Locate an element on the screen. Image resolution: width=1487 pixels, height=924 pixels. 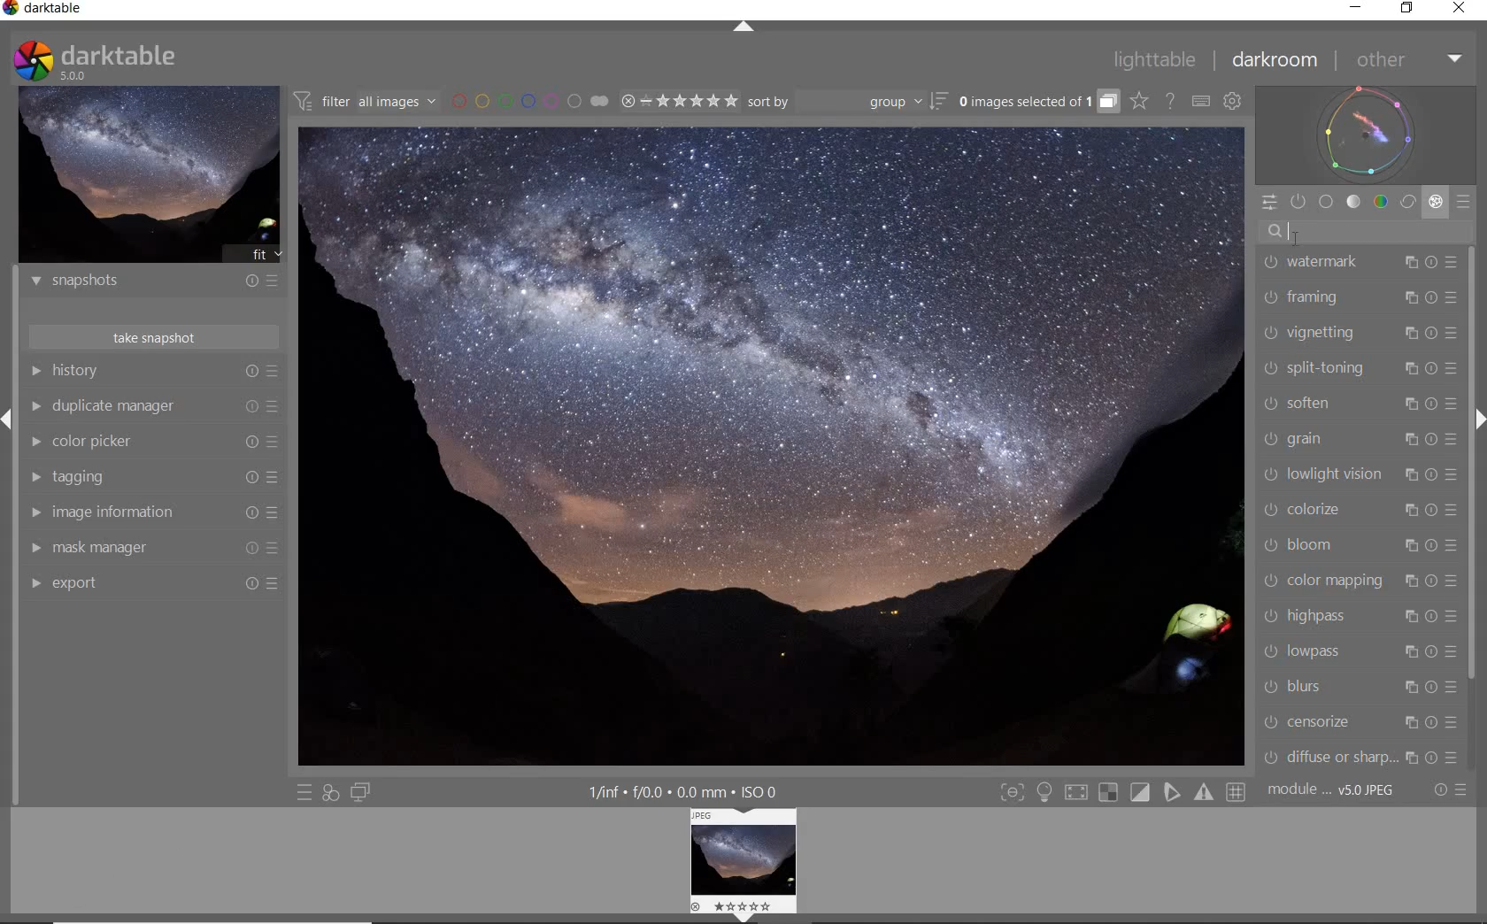
Reset is located at coordinates (252, 443).